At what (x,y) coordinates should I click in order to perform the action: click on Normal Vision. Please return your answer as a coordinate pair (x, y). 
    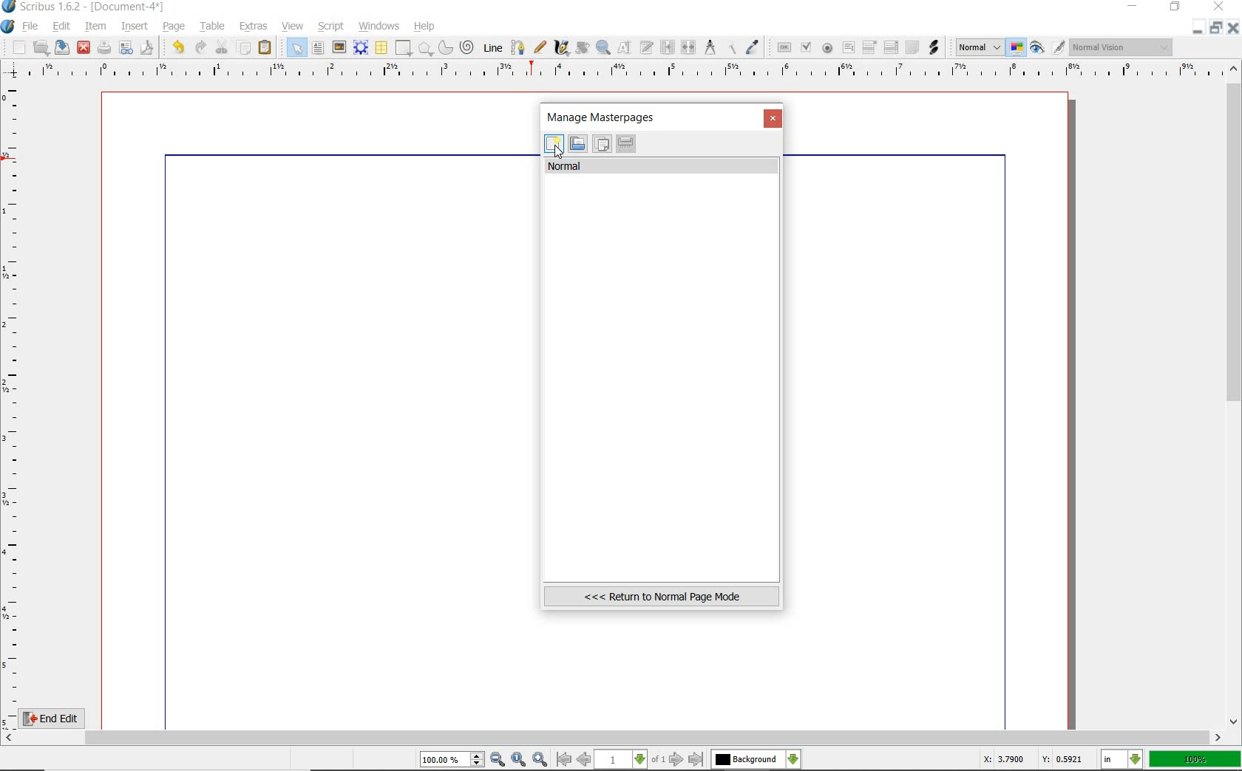
    Looking at the image, I should click on (1122, 49).